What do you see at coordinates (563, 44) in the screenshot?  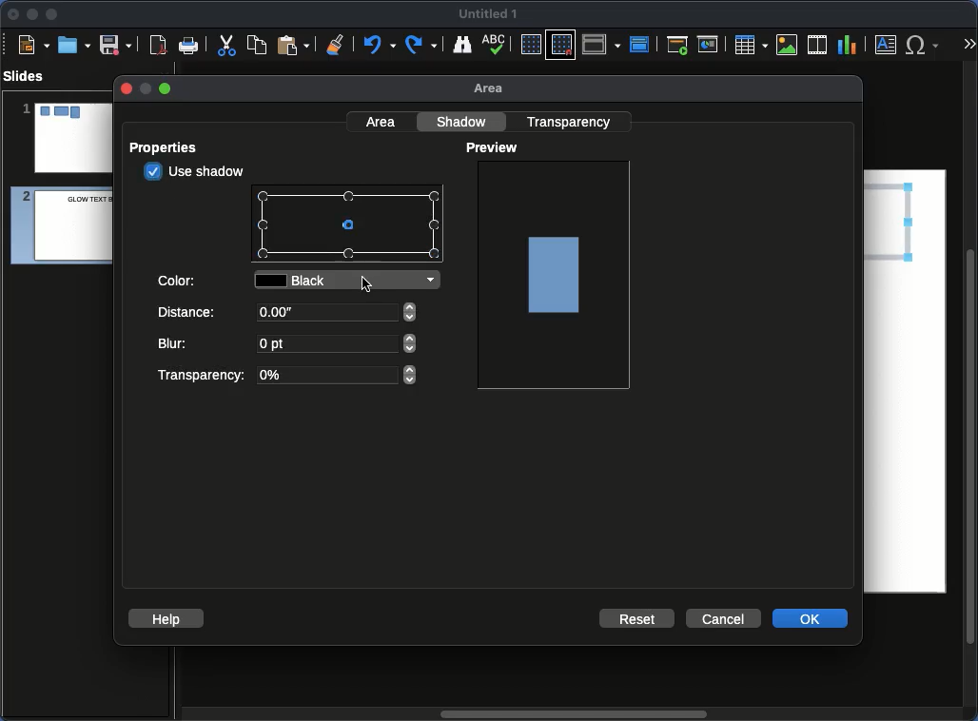 I see `Snap to grid` at bounding box center [563, 44].